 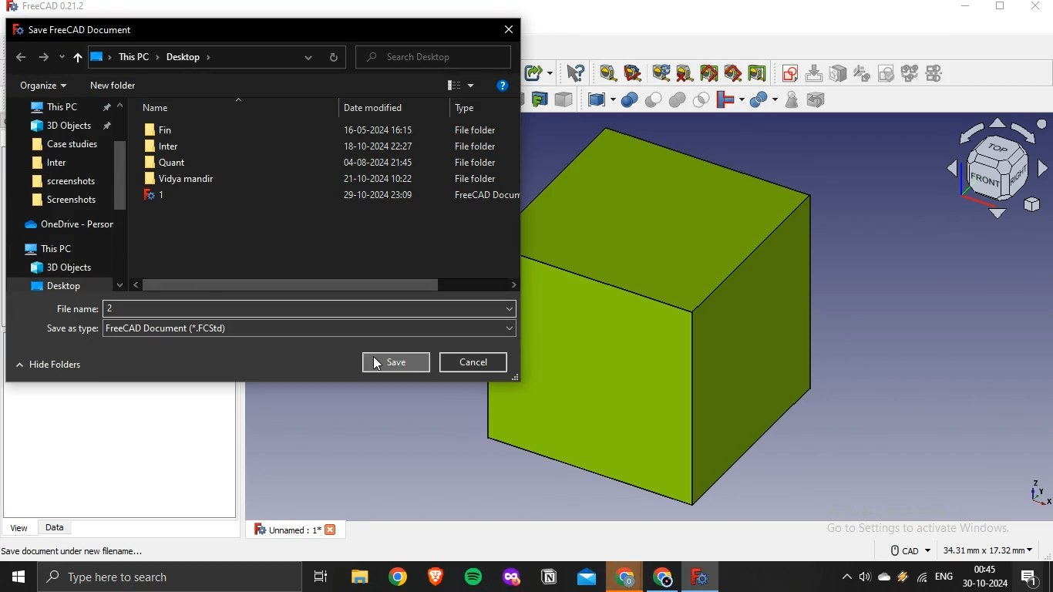 What do you see at coordinates (863, 72) in the screenshot?
I see `icon` at bounding box center [863, 72].